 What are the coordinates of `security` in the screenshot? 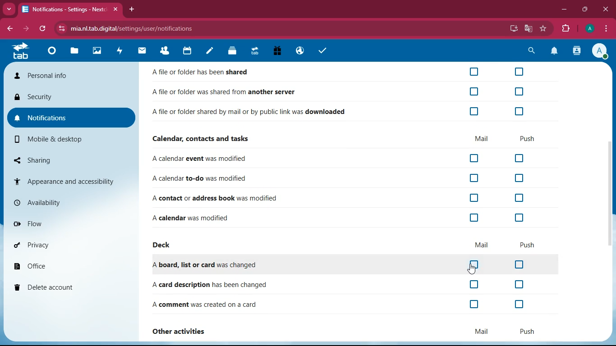 It's located at (70, 97).